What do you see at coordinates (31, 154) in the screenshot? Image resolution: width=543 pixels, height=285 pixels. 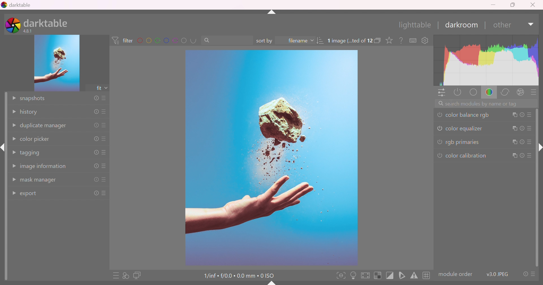 I see `tagging` at bounding box center [31, 154].